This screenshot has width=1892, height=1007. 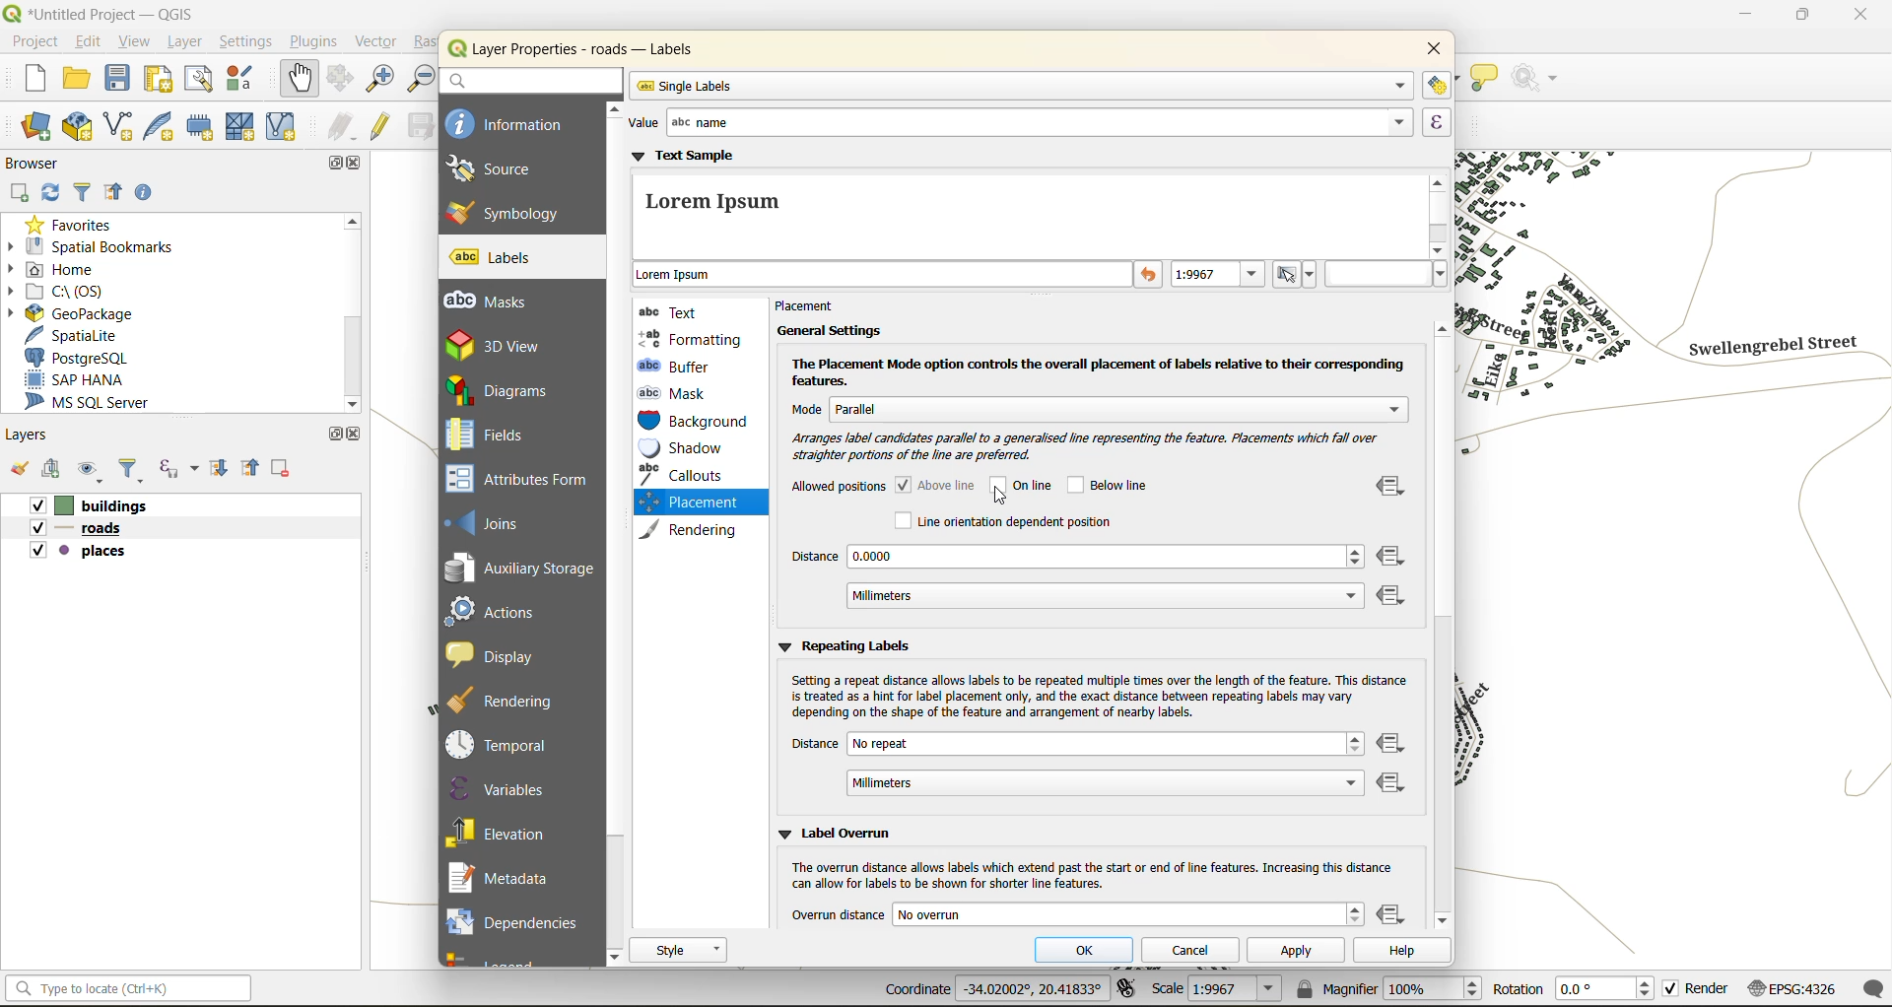 What do you see at coordinates (246, 43) in the screenshot?
I see `settings` at bounding box center [246, 43].